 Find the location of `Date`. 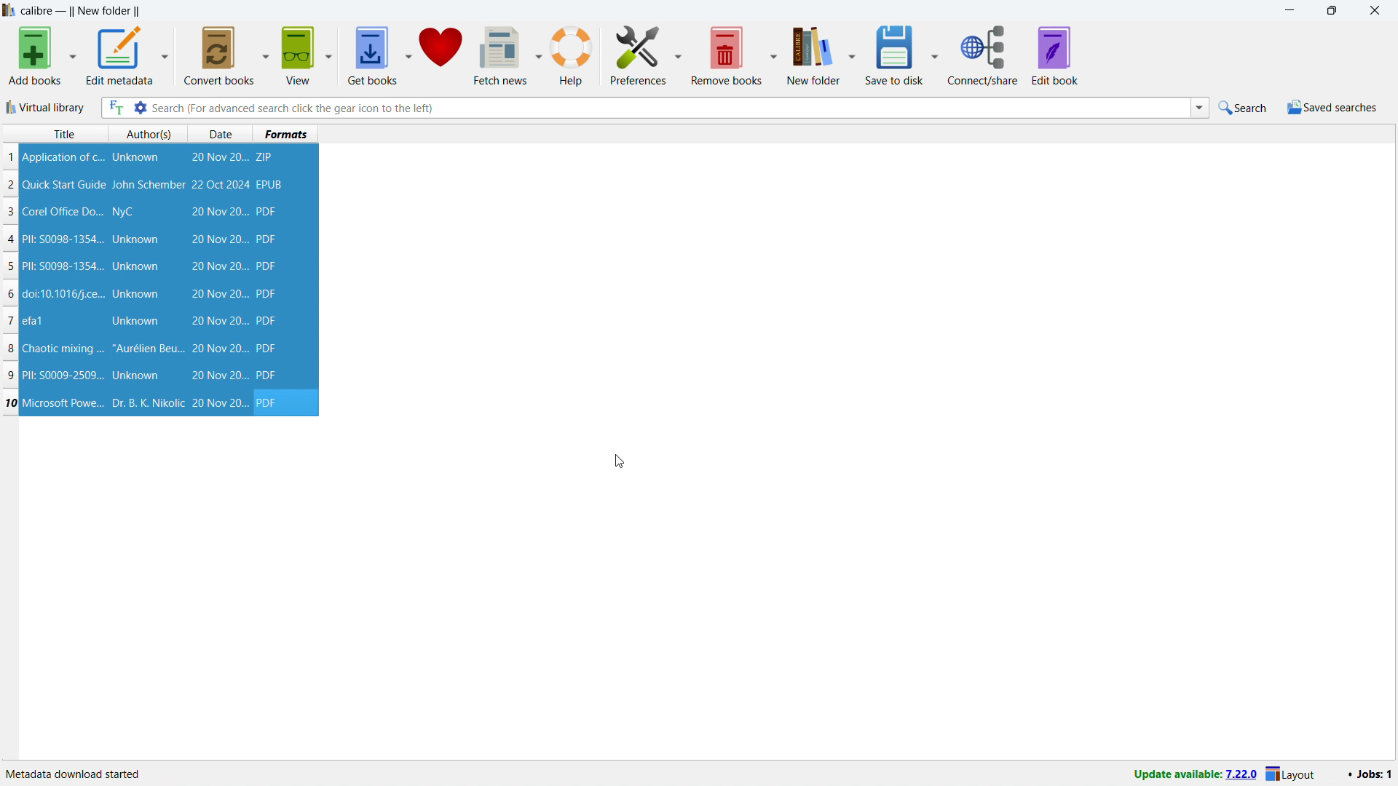

Date is located at coordinates (223, 134).